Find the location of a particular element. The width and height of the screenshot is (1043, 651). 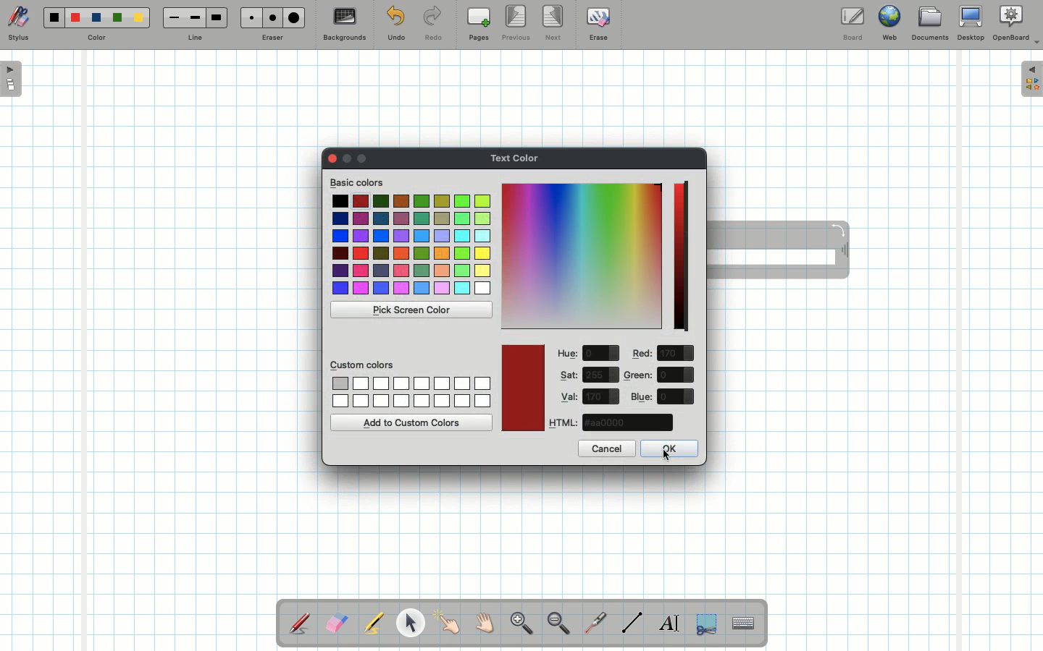

Green is located at coordinates (639, 375).